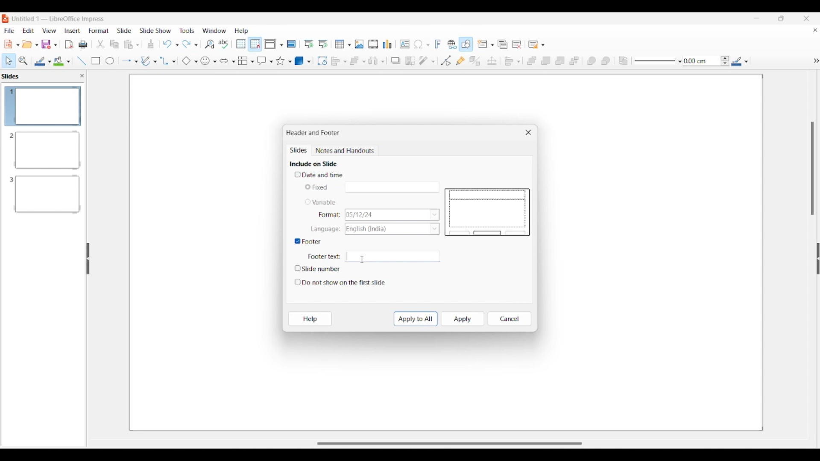 Image resolution: width=820 pixels, height=461 pixels. What do you see at coordinates (30, 44) in the screenshot?
I see `Open document options` at bounding box center [30, 44].